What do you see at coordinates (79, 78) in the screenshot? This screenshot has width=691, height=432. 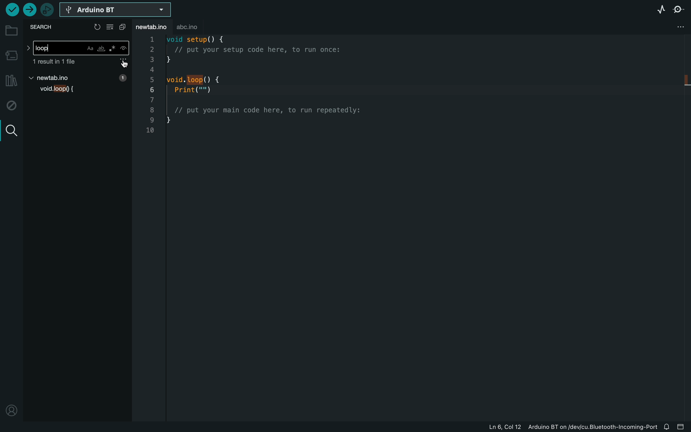 I see `new tab` at bounding box center [79, 78].